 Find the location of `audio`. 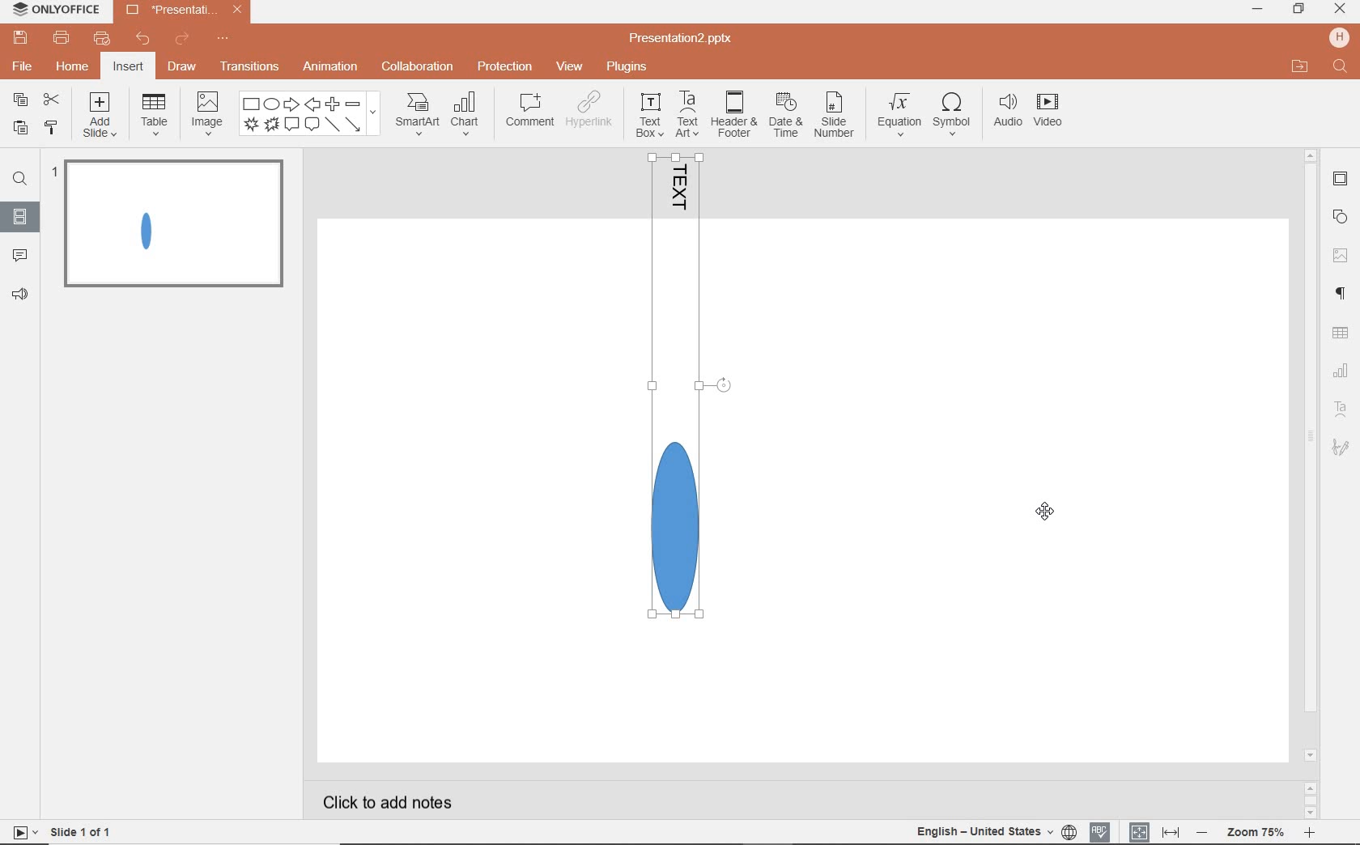

audio is located at coordinates (1005, 114).